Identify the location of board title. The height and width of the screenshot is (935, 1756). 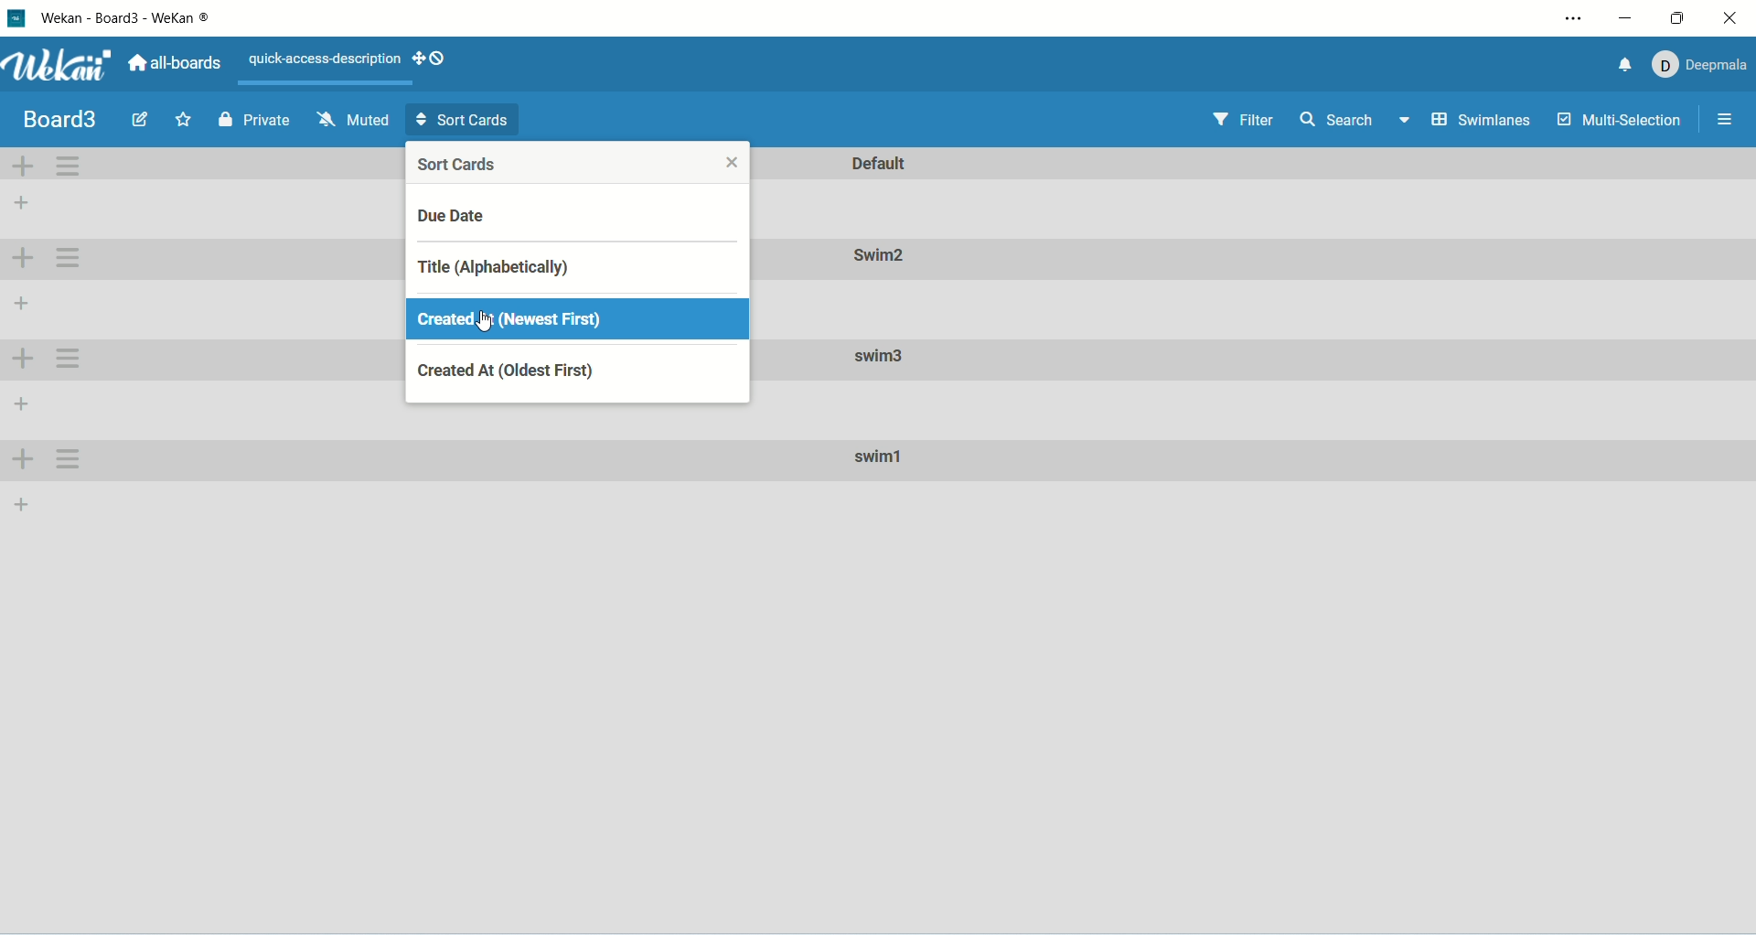
(65, 120).